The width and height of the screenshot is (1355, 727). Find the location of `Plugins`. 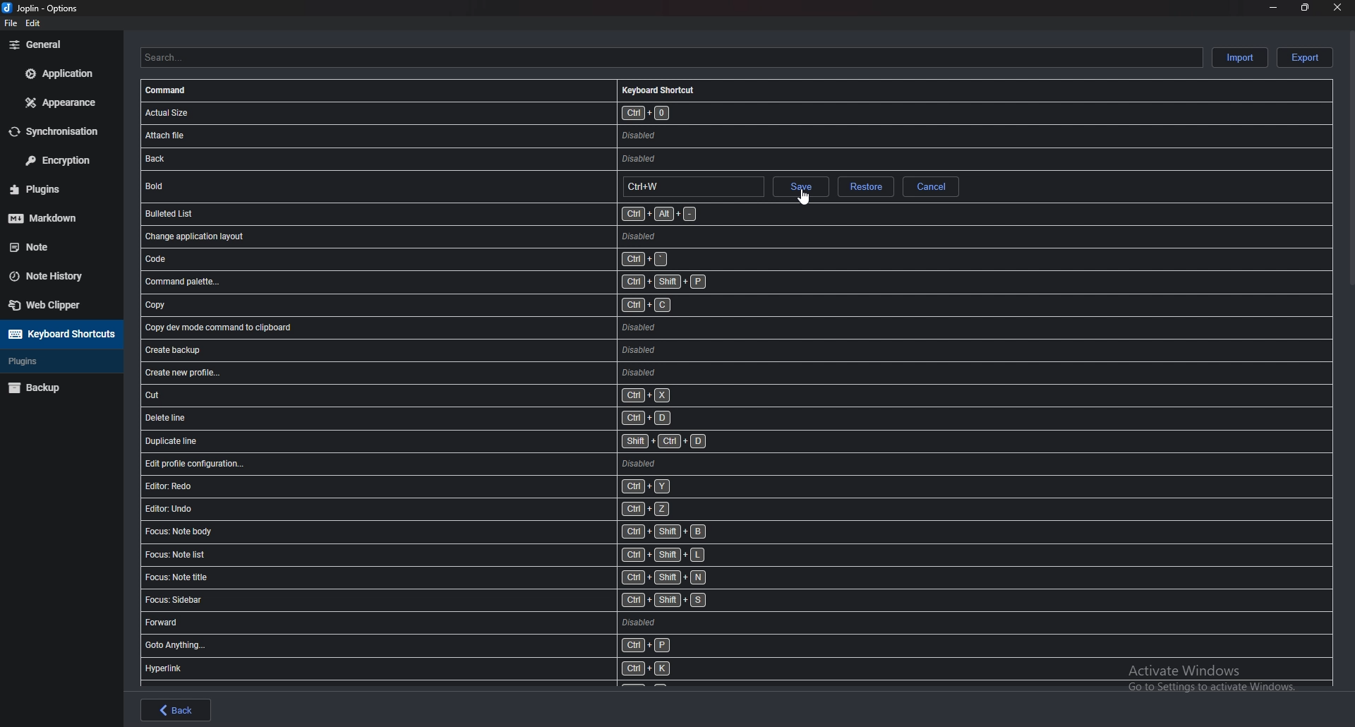

Plugins is located at coordinates (56, 361).